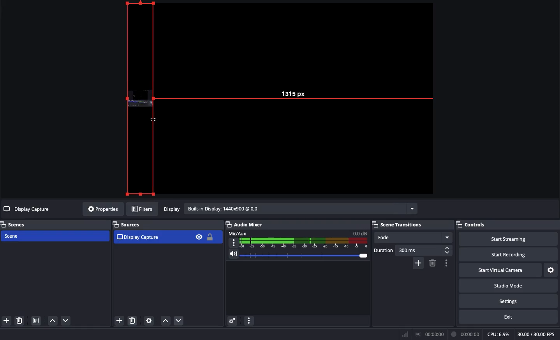 The width and height of the screenshot is (560, 340). Describe the element at coordinates (413, 238) in the screenshot. I see `Fade` at that location.